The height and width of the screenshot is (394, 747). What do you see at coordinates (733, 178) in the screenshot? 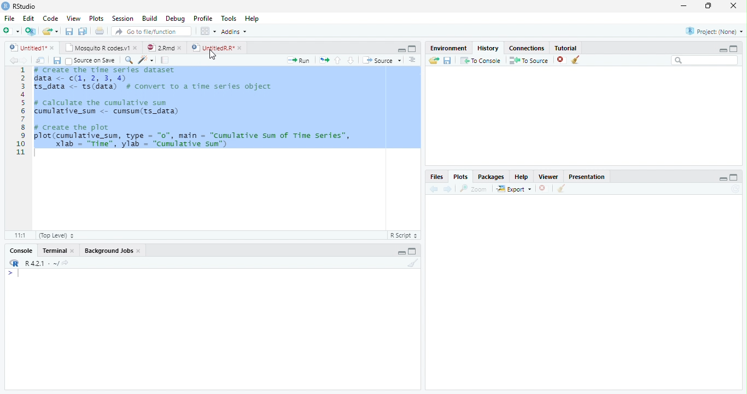
I see `Maximize` at bounding box center [733, 178].